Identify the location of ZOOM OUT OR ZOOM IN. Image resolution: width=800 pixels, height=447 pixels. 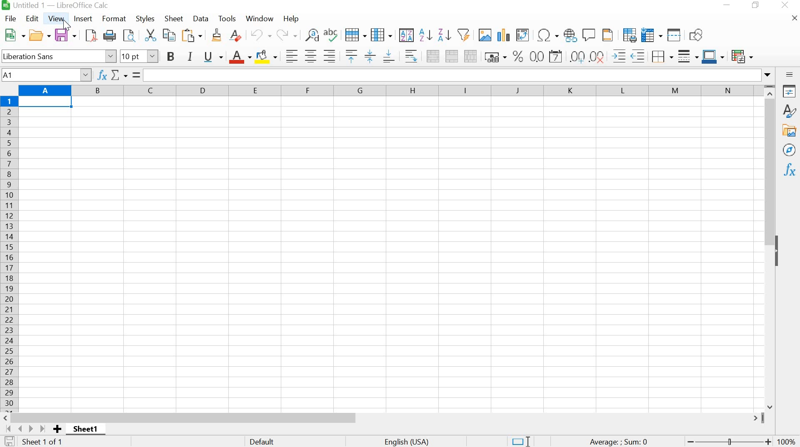
(727, 442).